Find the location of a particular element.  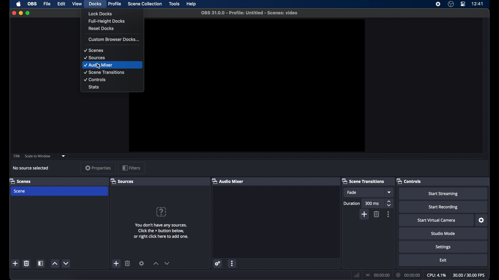

scene transitions is located at coordinates (363, 181).